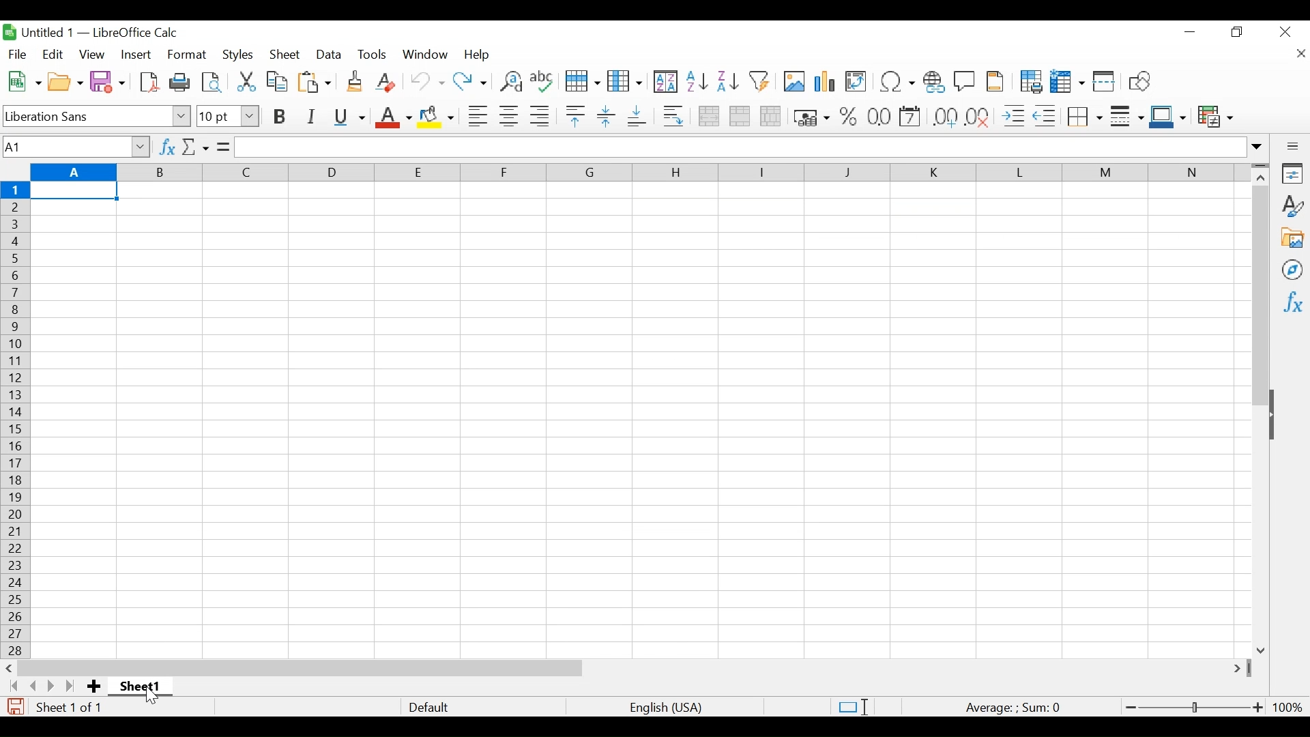  Describe the element at coordinates (1214, 118) in the screenshot. I see `Conditional` at that location.